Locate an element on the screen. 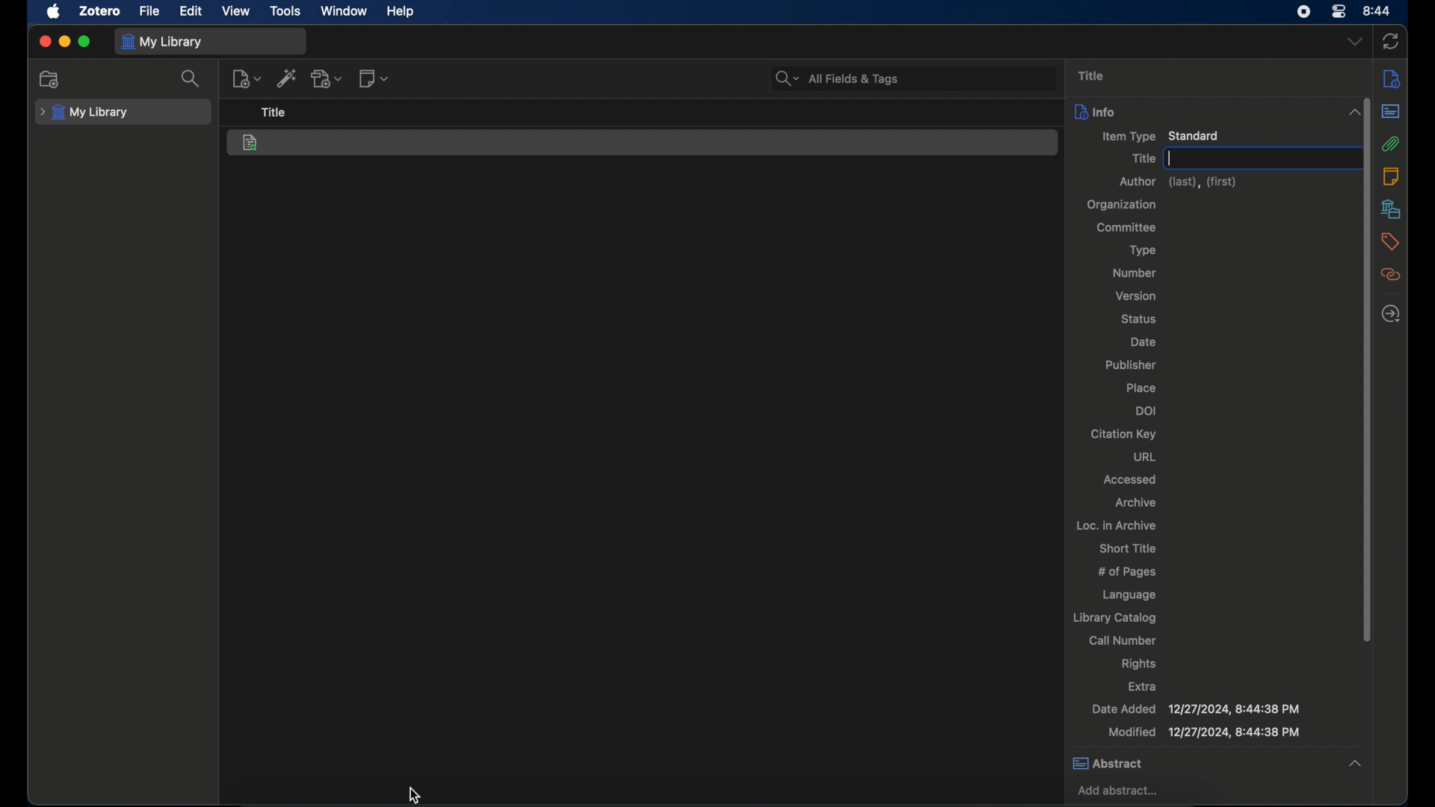  search bar input is located at coordinates (929, 78).